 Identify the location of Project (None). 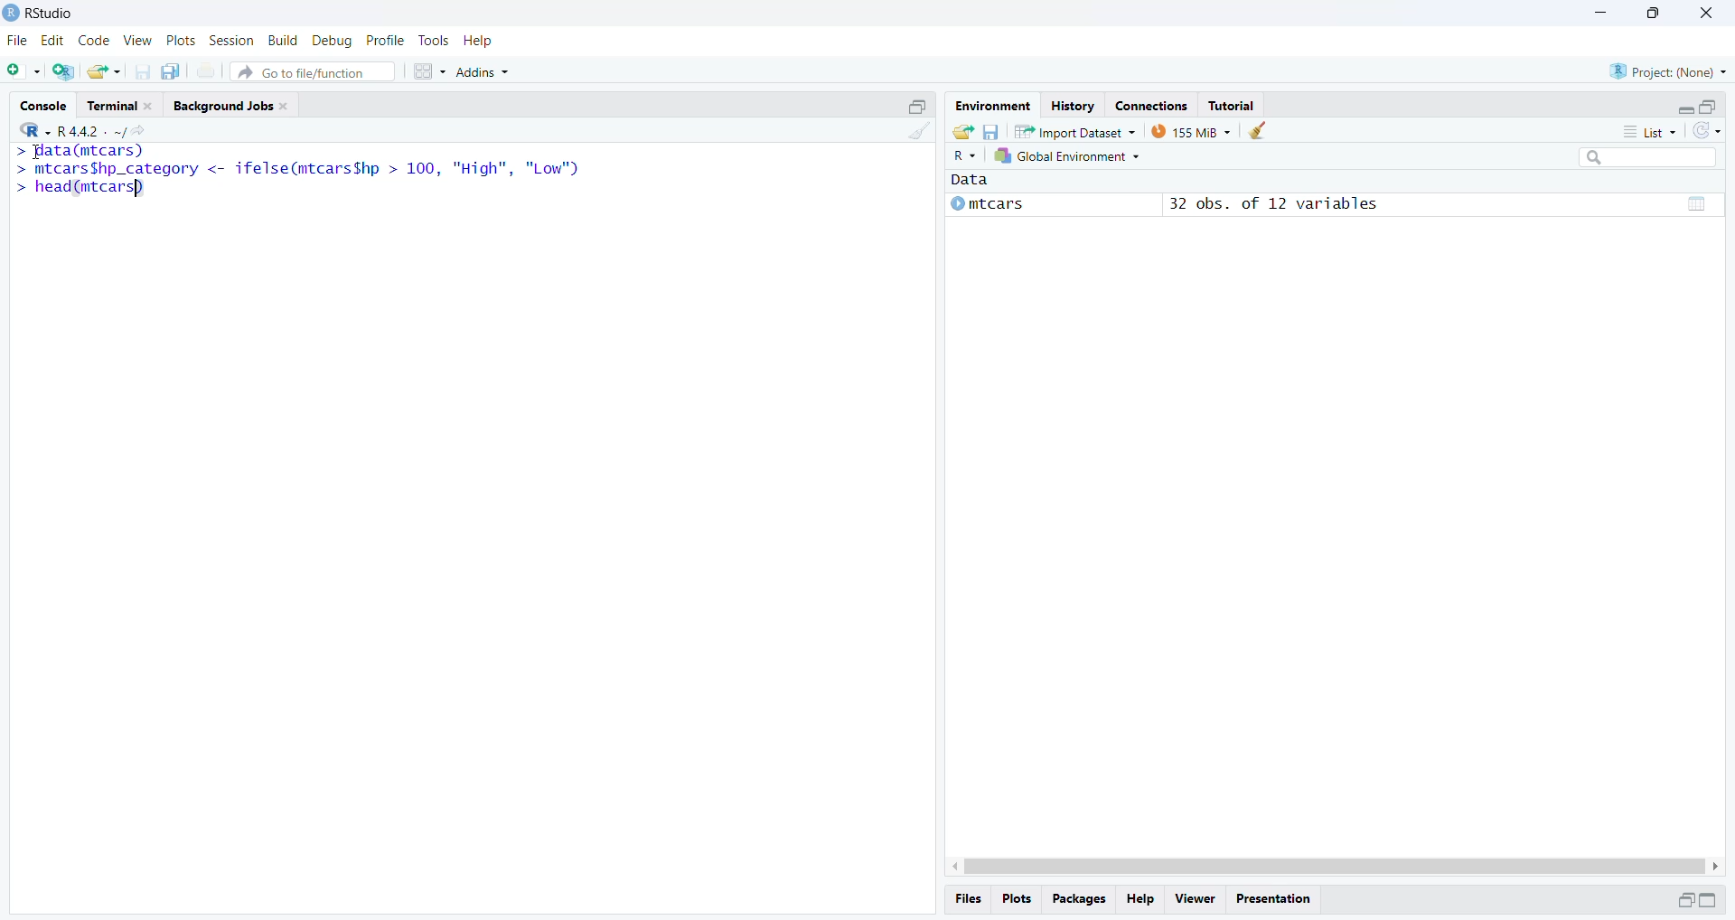
(1670, 70).